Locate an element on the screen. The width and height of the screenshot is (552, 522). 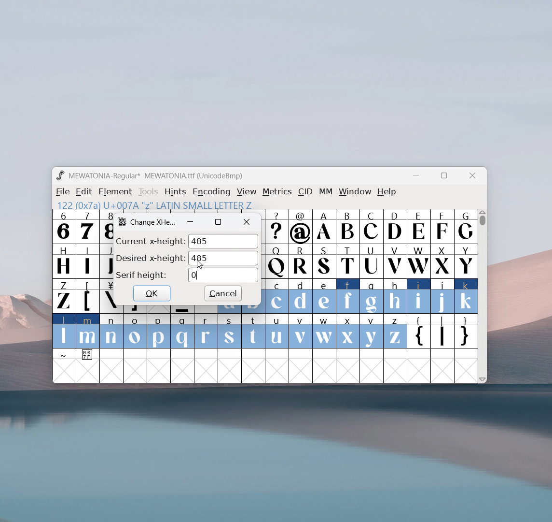
change x-height dialoguebox is located at coordinates (154, 223).